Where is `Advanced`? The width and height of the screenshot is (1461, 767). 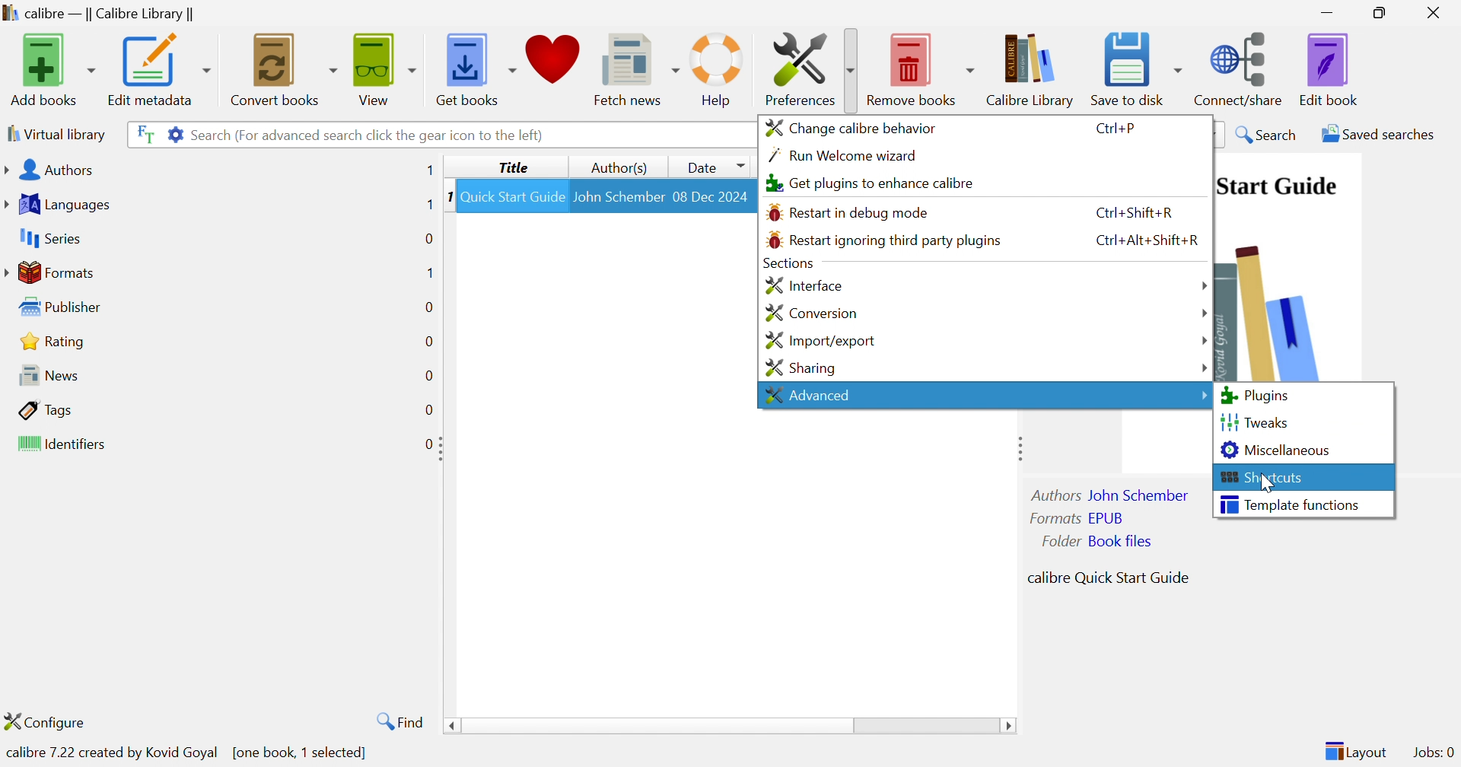
Advanced is located at coordinates (807, 394).